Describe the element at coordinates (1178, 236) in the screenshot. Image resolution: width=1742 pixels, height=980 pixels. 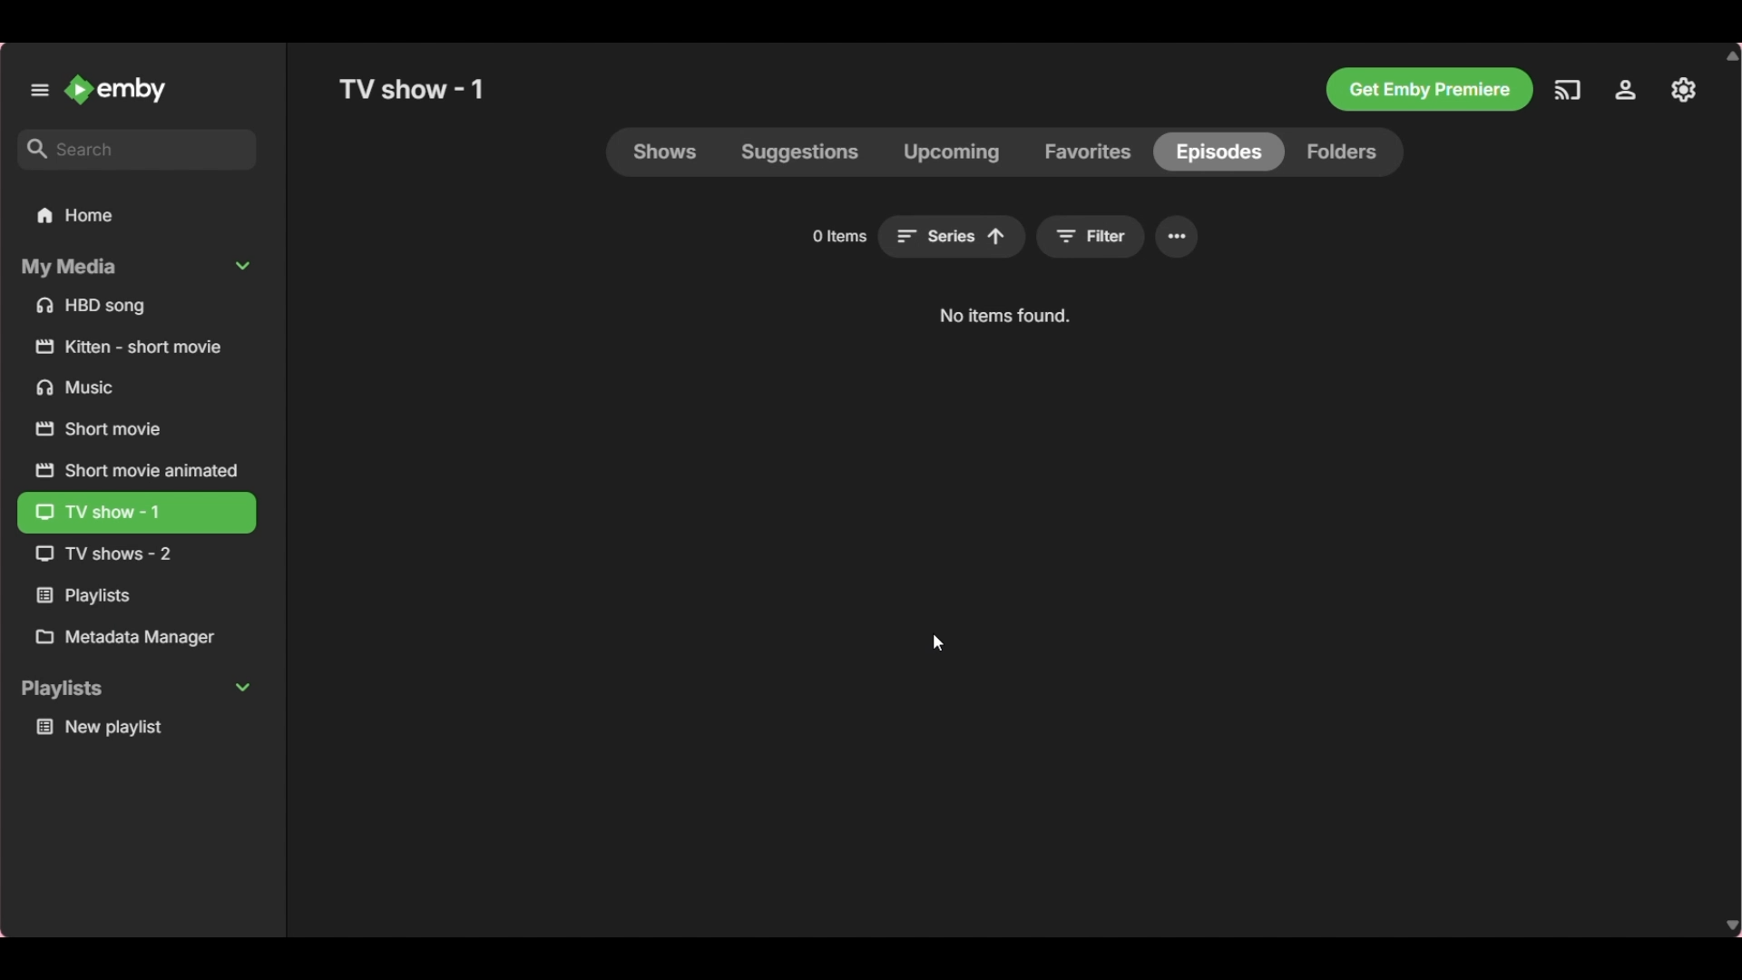
I see `More settings` at that location.